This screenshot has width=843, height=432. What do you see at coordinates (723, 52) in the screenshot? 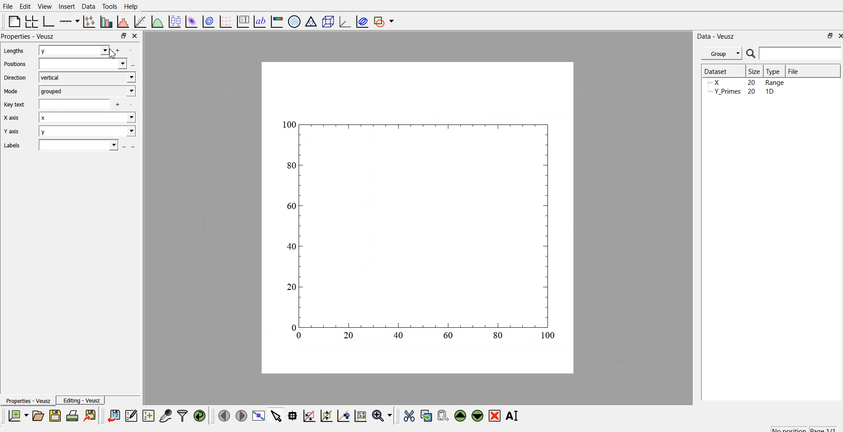
I see `Group` at bounding box center [723, 52].